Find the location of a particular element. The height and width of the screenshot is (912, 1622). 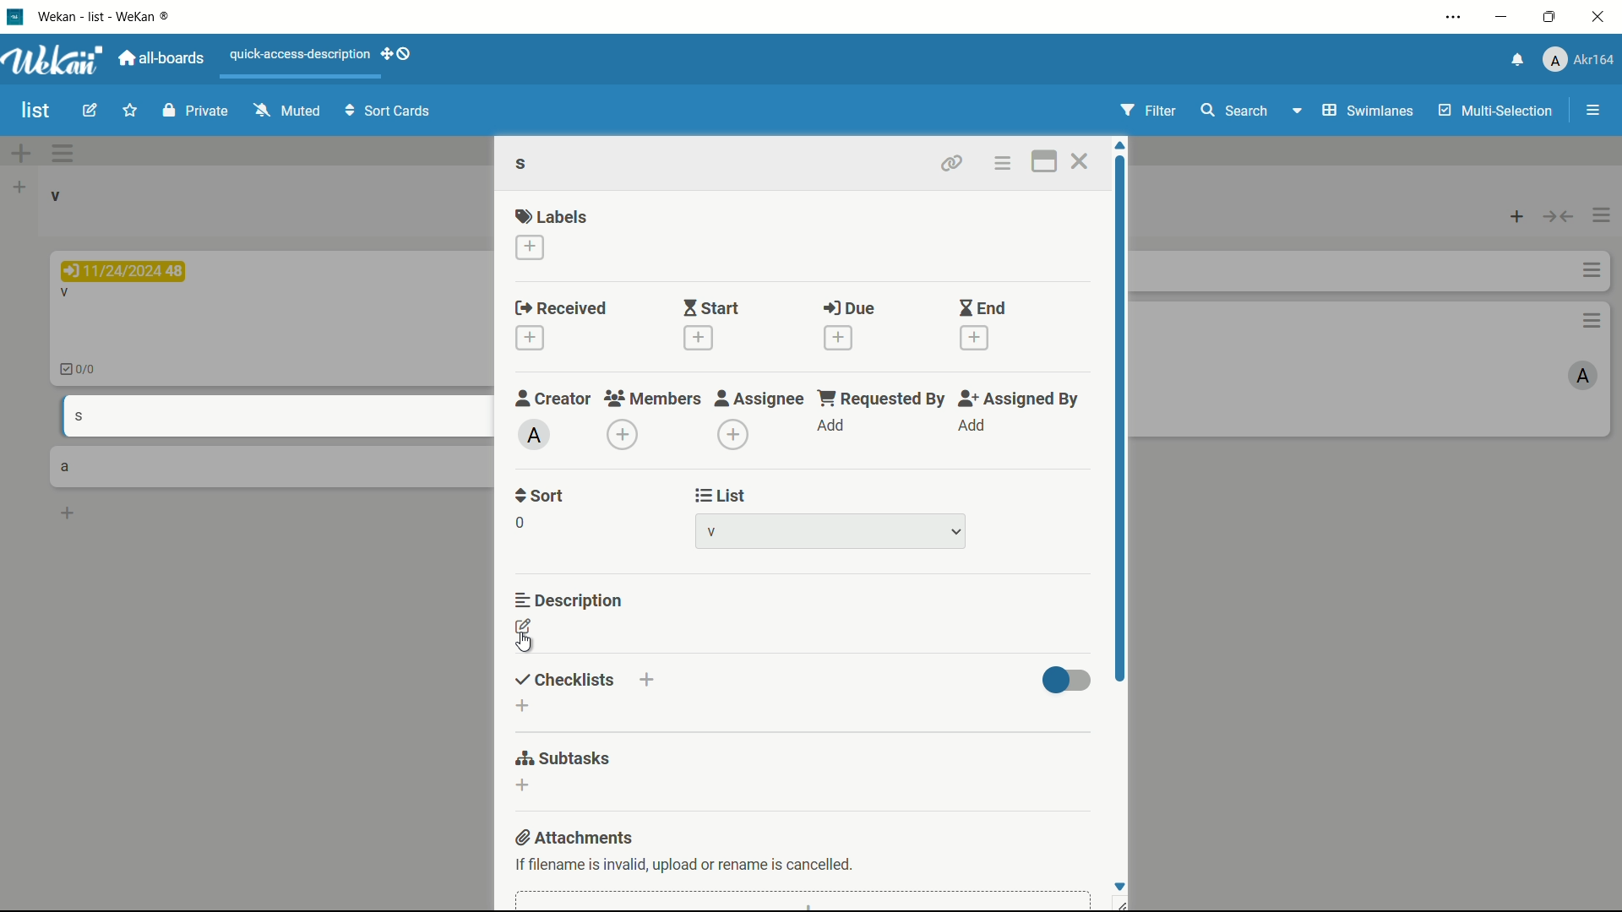

add subtasks is located at coordinates (524, 784).